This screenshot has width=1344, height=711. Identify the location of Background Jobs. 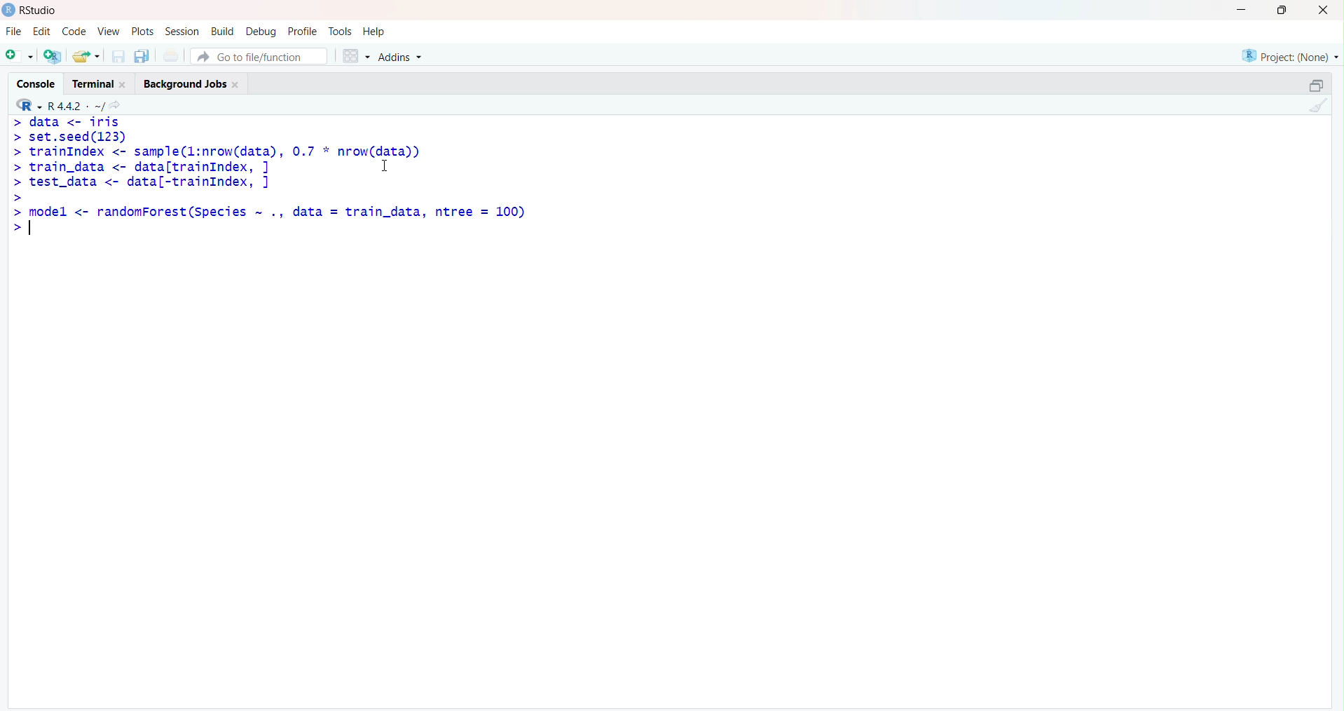
(191, 83).